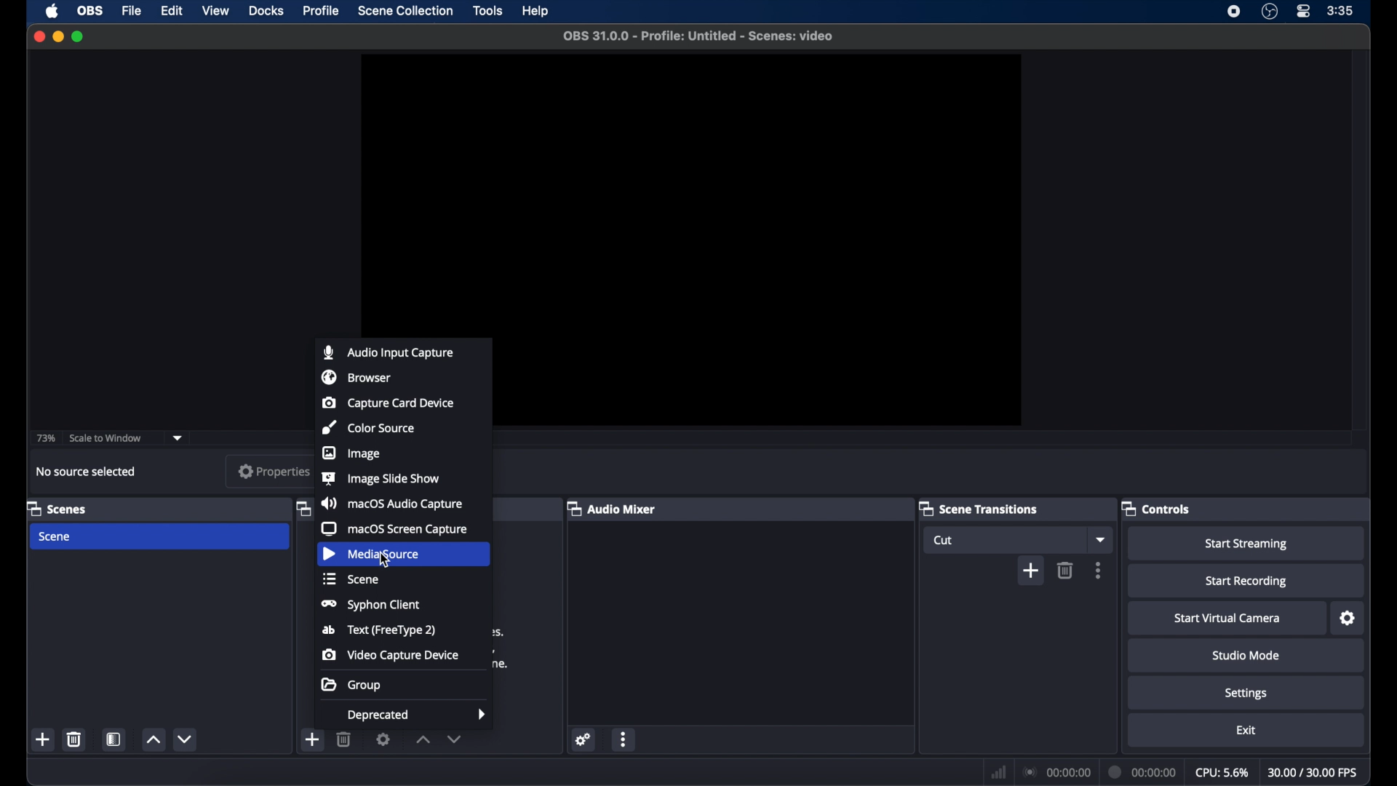 Image resolution: width=1397 pixels, height=786 pixels. What do you see at coordinates (625, 739) in the screenshot?
I see `more options` at bounding box center [625, 739].